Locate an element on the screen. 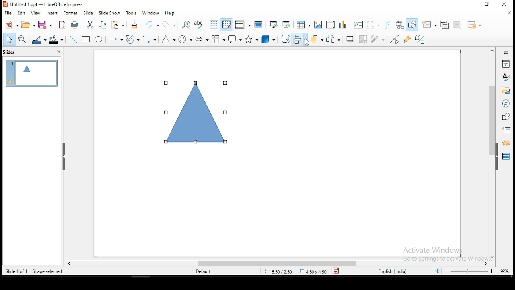 This screenshot has height=290, width=515. stars and banners is located at coordinates (251, 39).